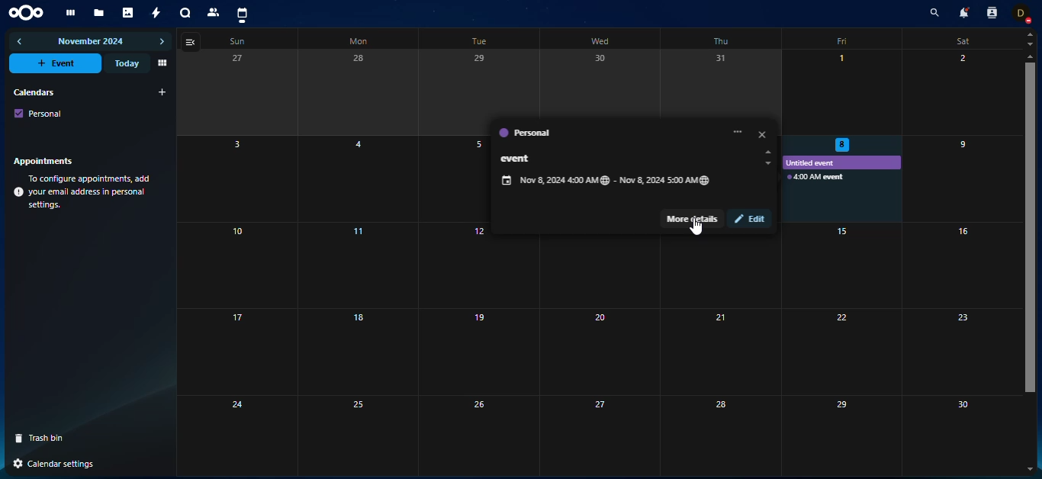  Describe the element at coordinates (1029, 56) in the screenshot. I see `up` at that location.